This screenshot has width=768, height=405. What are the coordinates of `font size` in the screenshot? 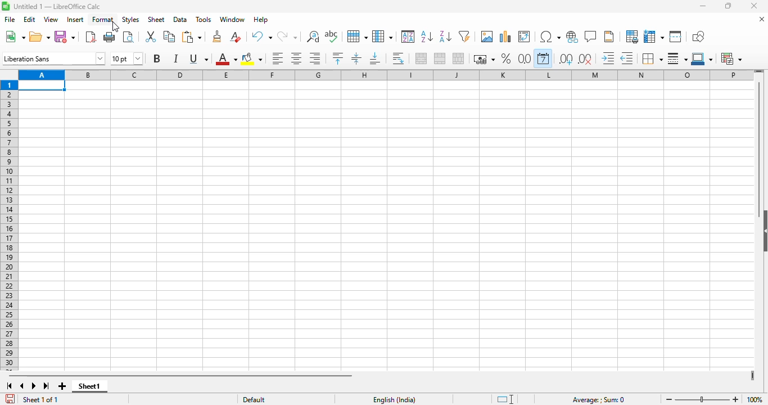 It's located at (127, 58).